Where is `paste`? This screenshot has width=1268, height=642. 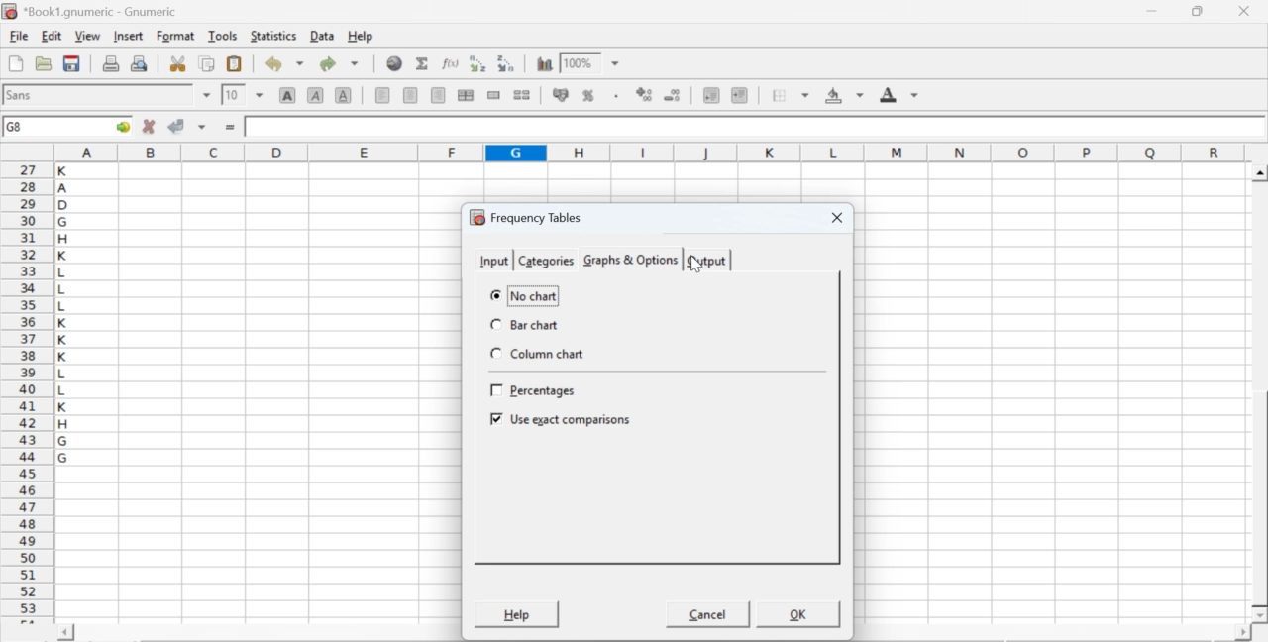
paste is located at coordinates (236, 64).